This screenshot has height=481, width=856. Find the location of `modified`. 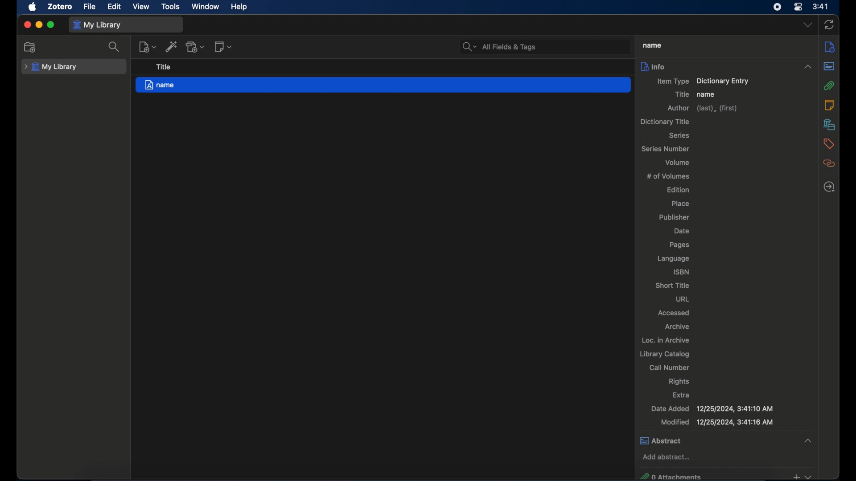

modified is located at coordinates (717, 422).